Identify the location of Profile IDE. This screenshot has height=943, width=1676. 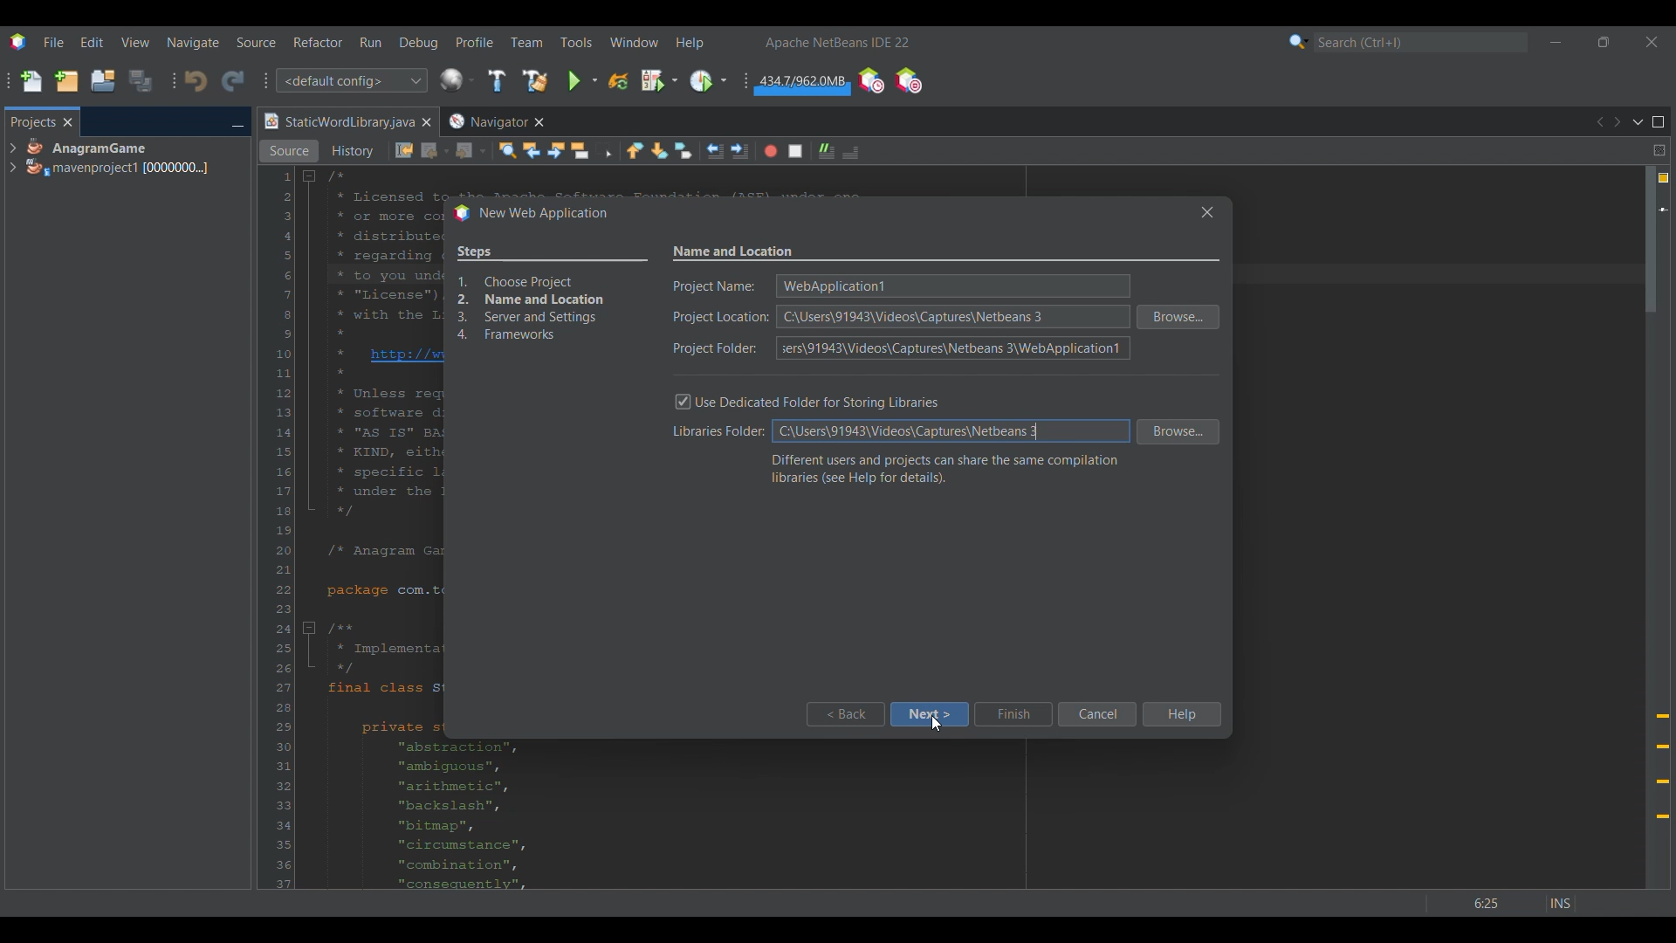
(870, 81).